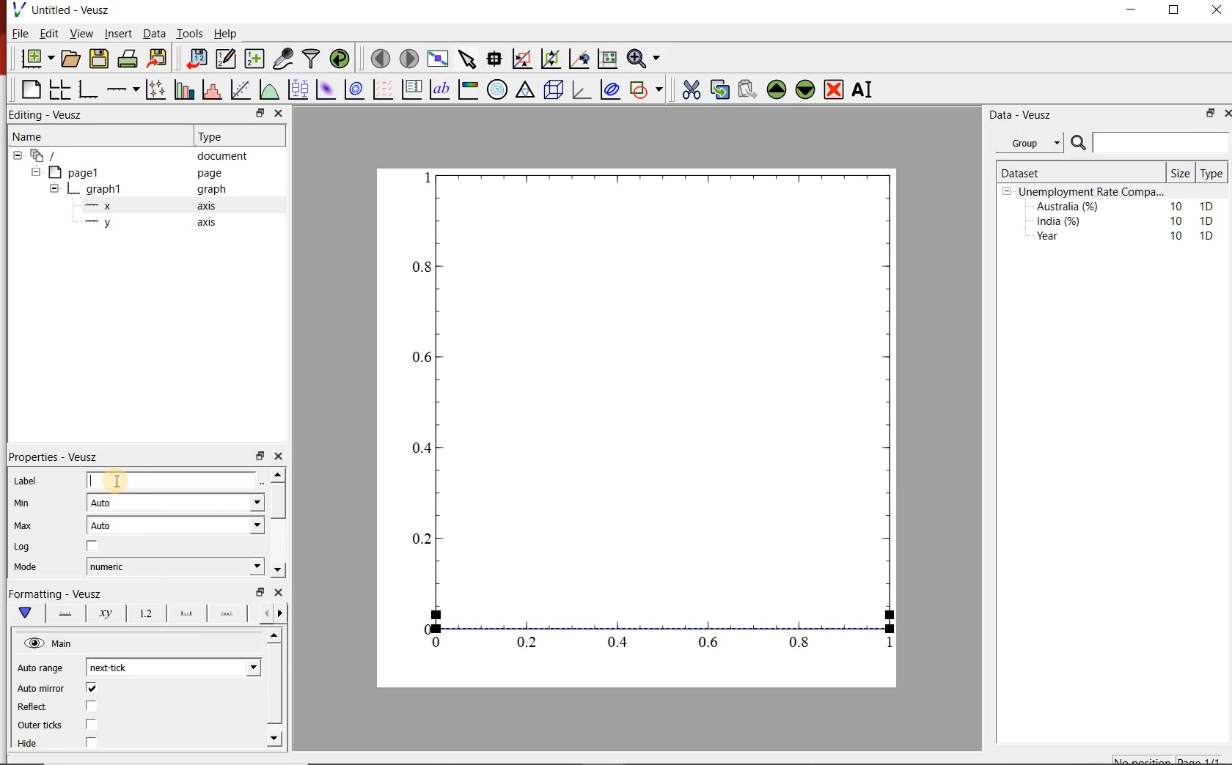  I want to click on maximise, so click(1176, 13).